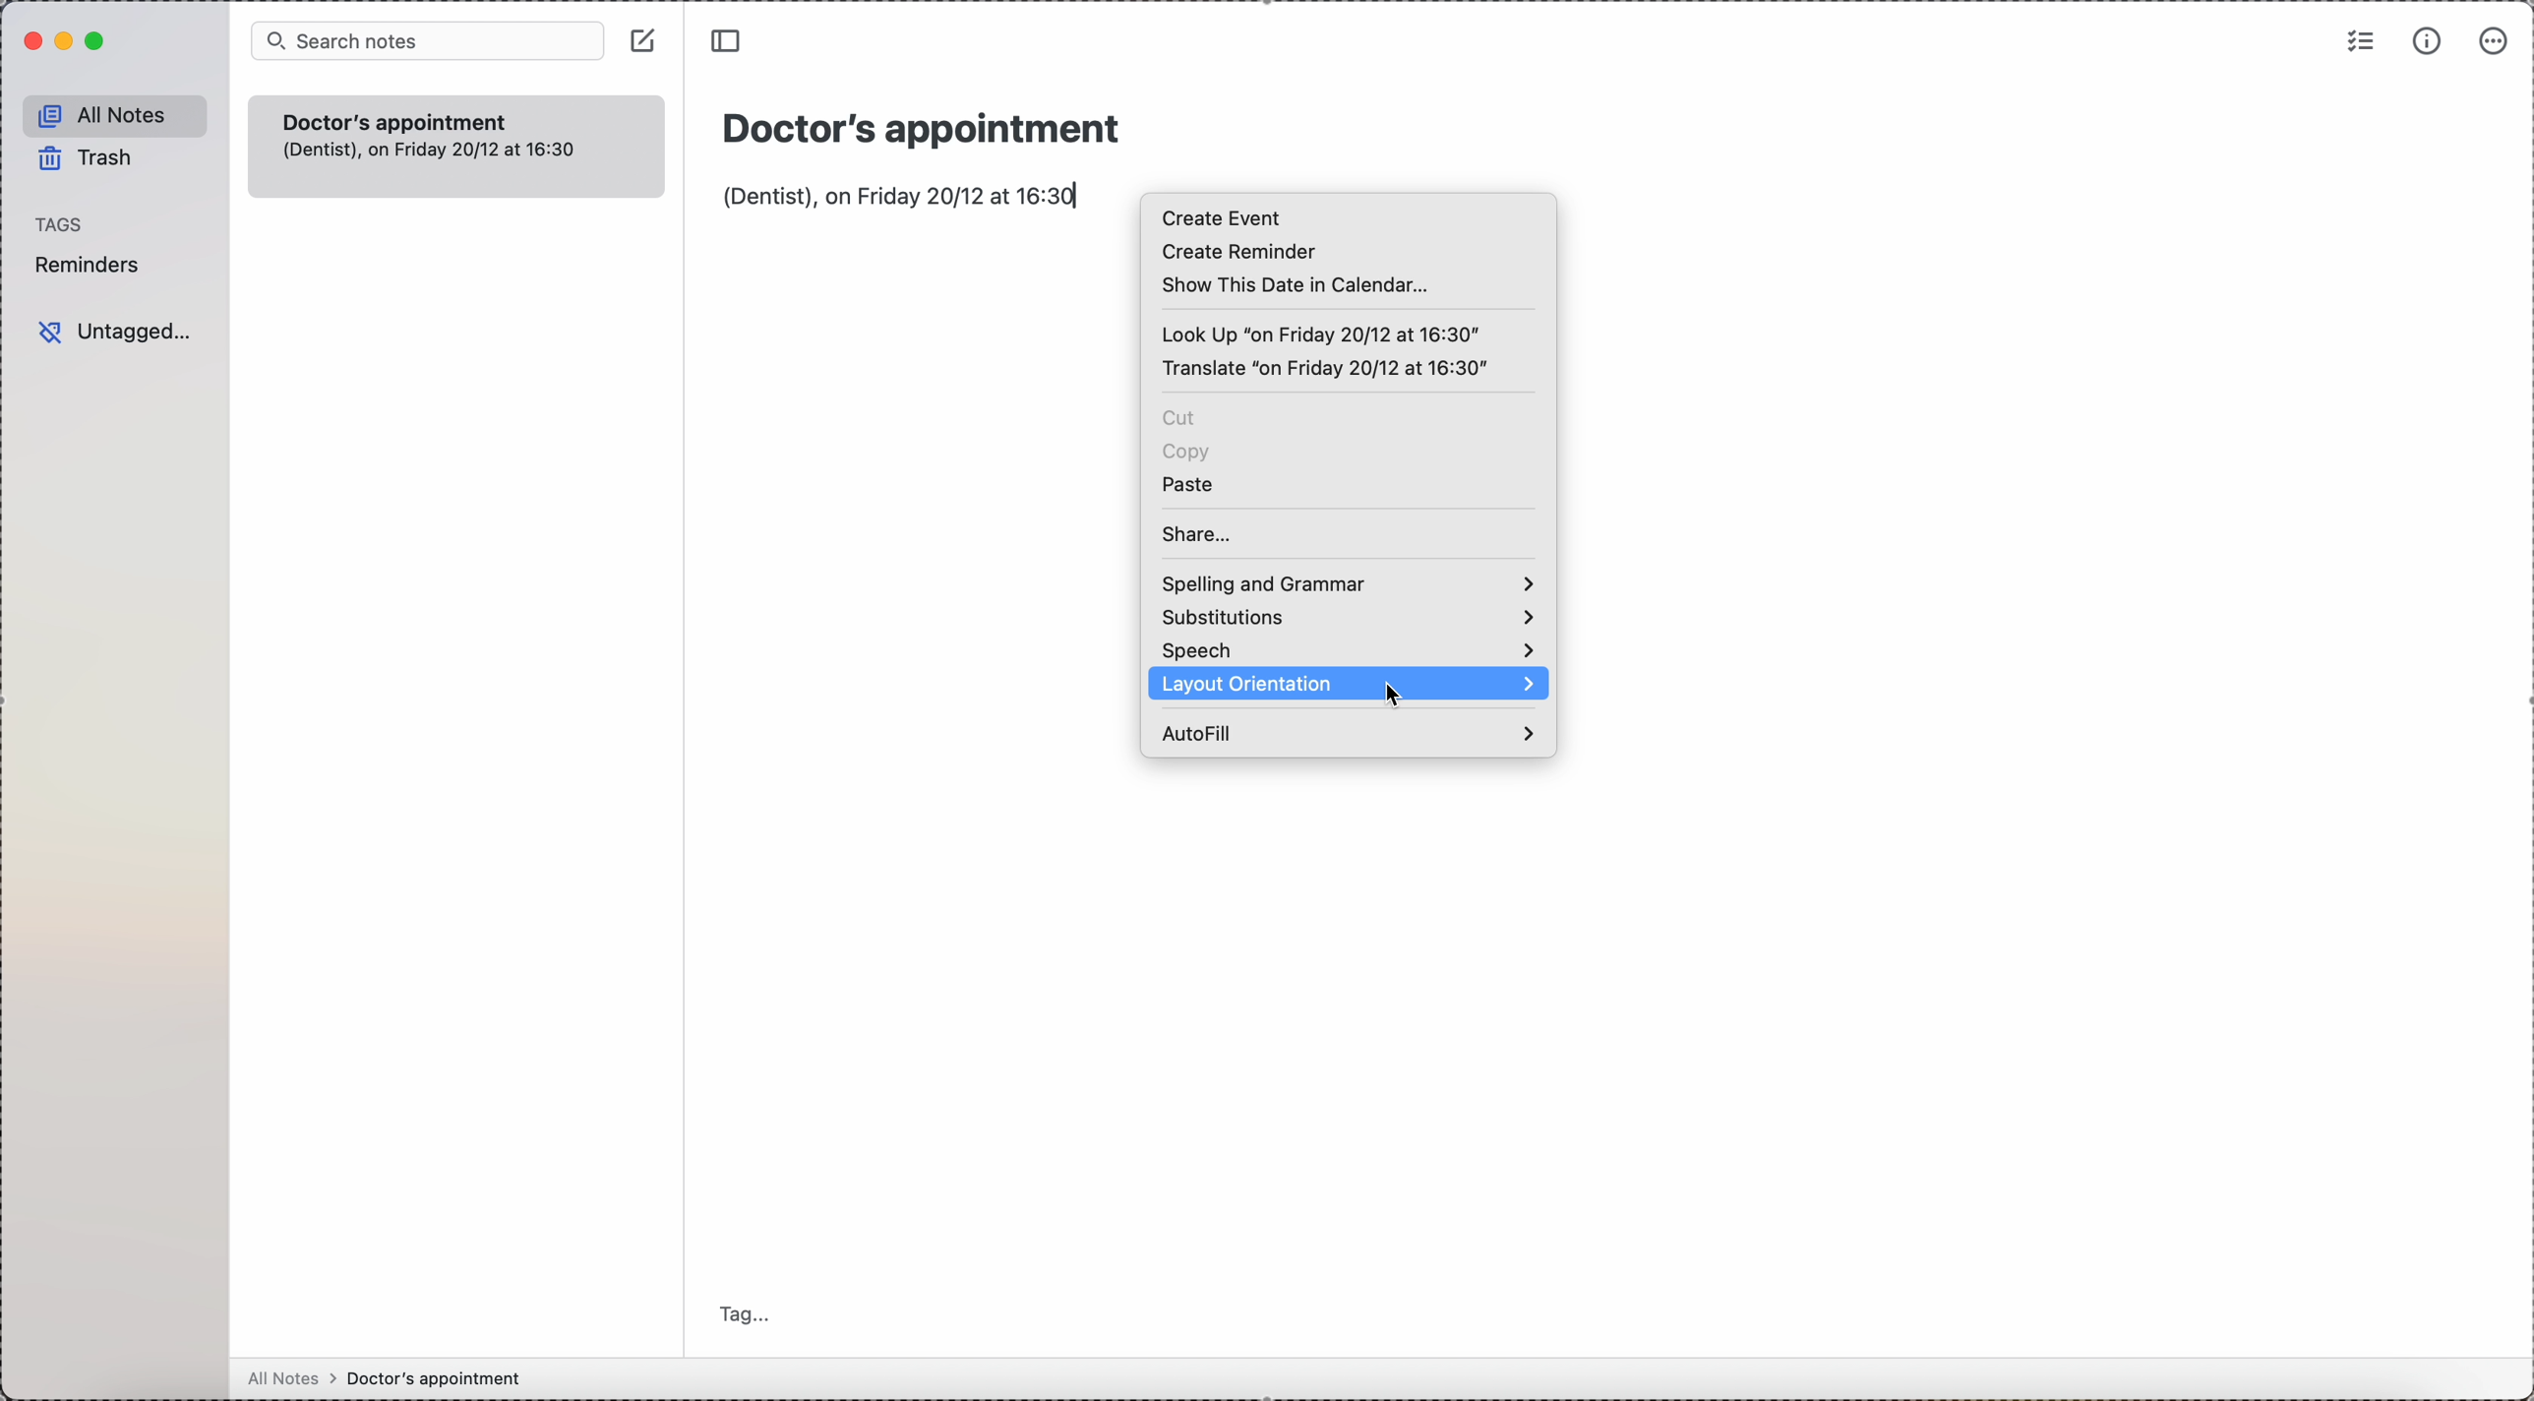 The width and height of the screenshot is (2534, 1401). What do you see at coordinates (385, 1376) in the screenshot?
I see `all notes > doctor's appointment` at bounding box center [385, 1376].